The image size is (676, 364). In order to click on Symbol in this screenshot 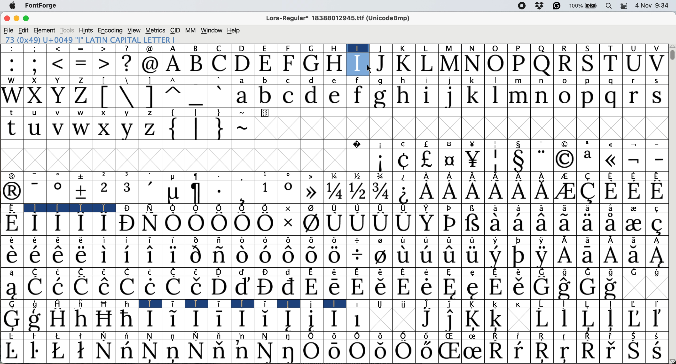, I will do `click(591, 304)`.